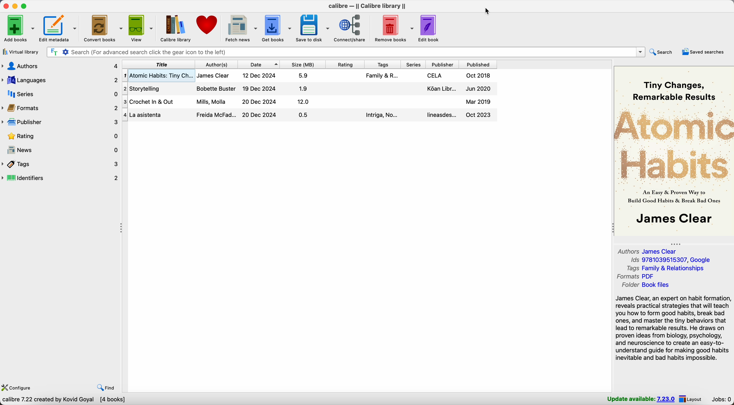  I want to click on news, so click(61, 150).